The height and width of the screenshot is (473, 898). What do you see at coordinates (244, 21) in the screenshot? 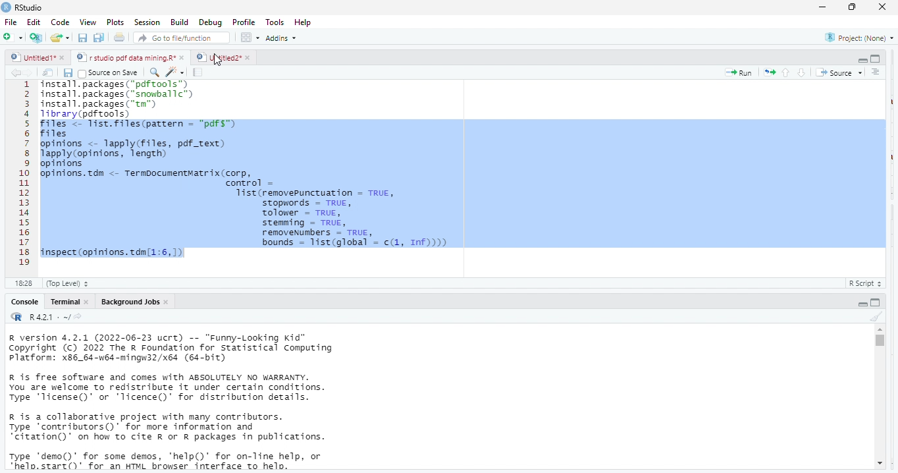
I see `profile` at bounding box center [244, 21].